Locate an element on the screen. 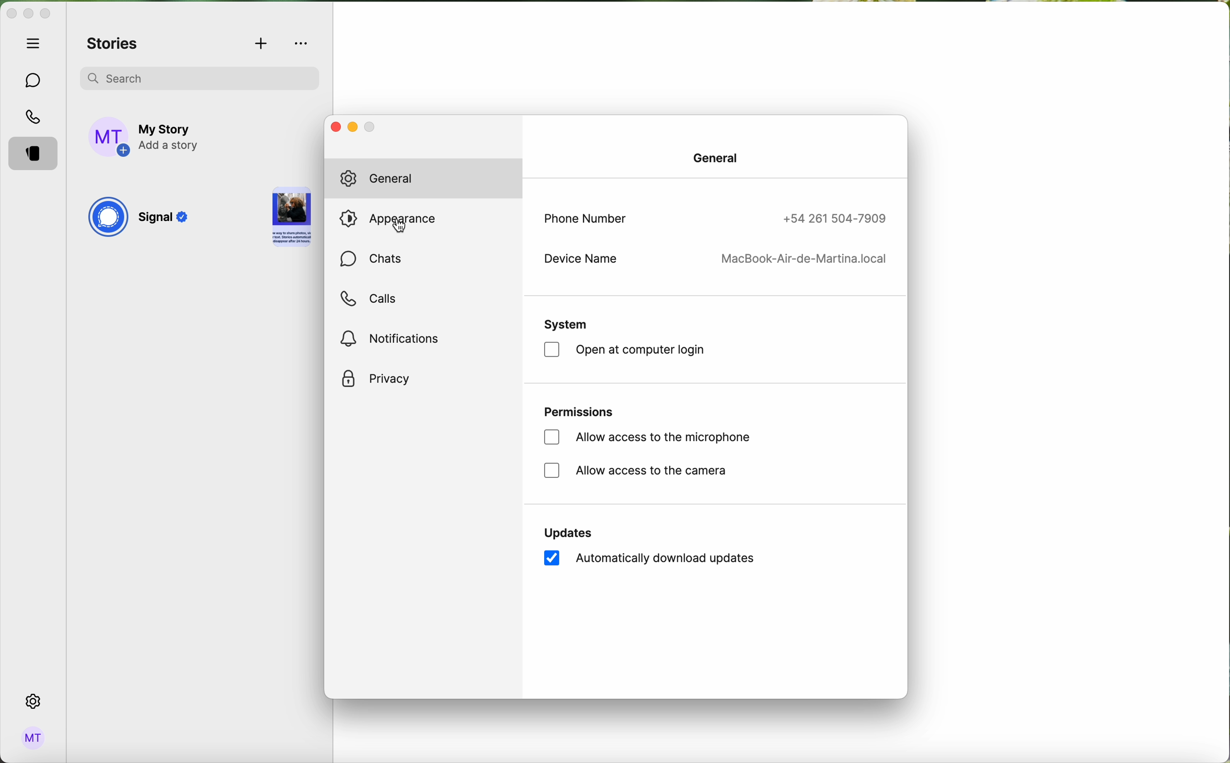  checkbox is located at coordinates (550, 558).